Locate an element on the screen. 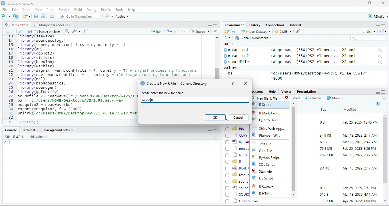  scroll bar is located at coordinates (385, 158).